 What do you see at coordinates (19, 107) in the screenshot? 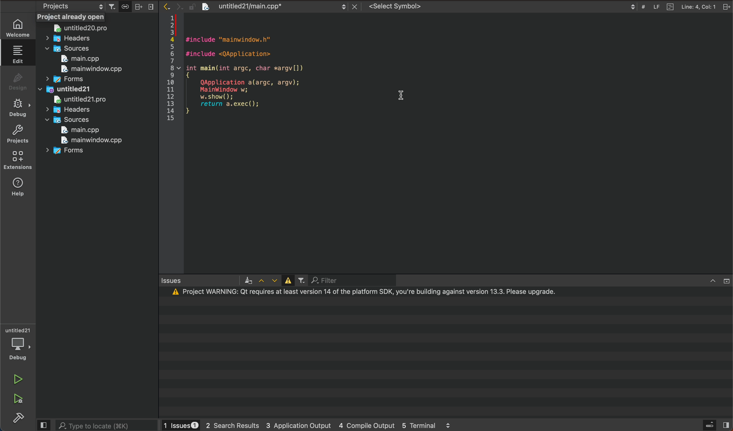
I see `debug` at bounding box center [19, 107].